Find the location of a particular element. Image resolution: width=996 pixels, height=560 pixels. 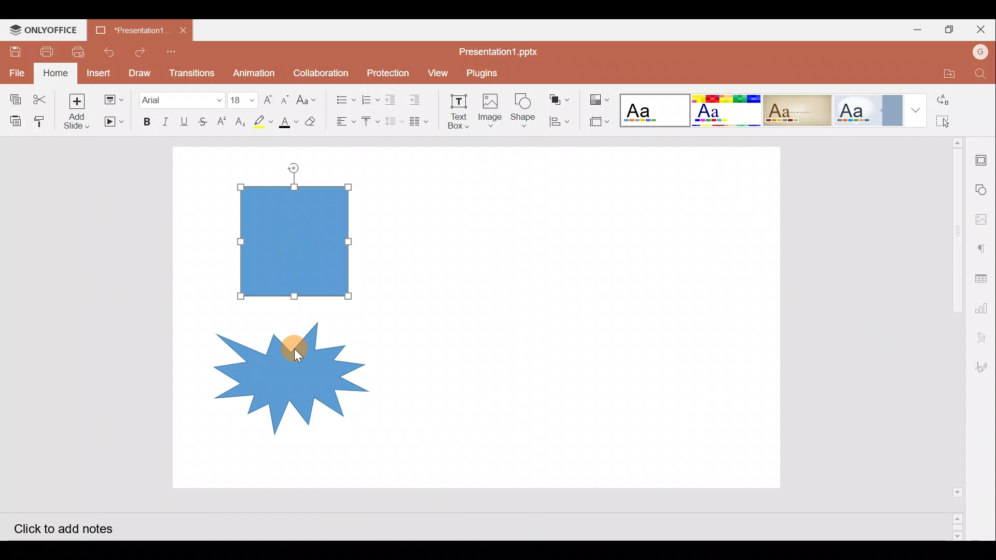

Copy style is located at coordinates (41, 120).